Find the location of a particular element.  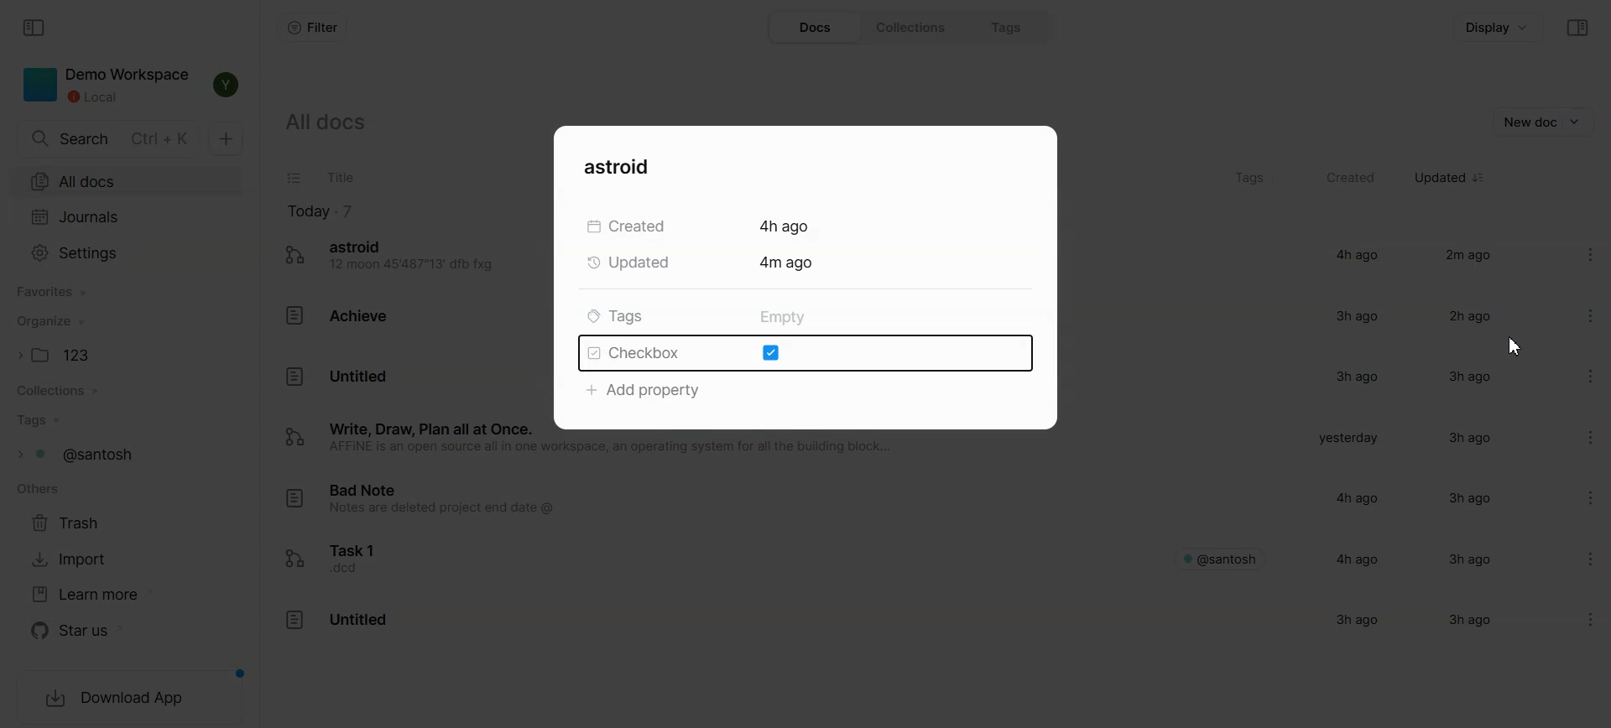

3h ago is located at coordinates (1356, 315).